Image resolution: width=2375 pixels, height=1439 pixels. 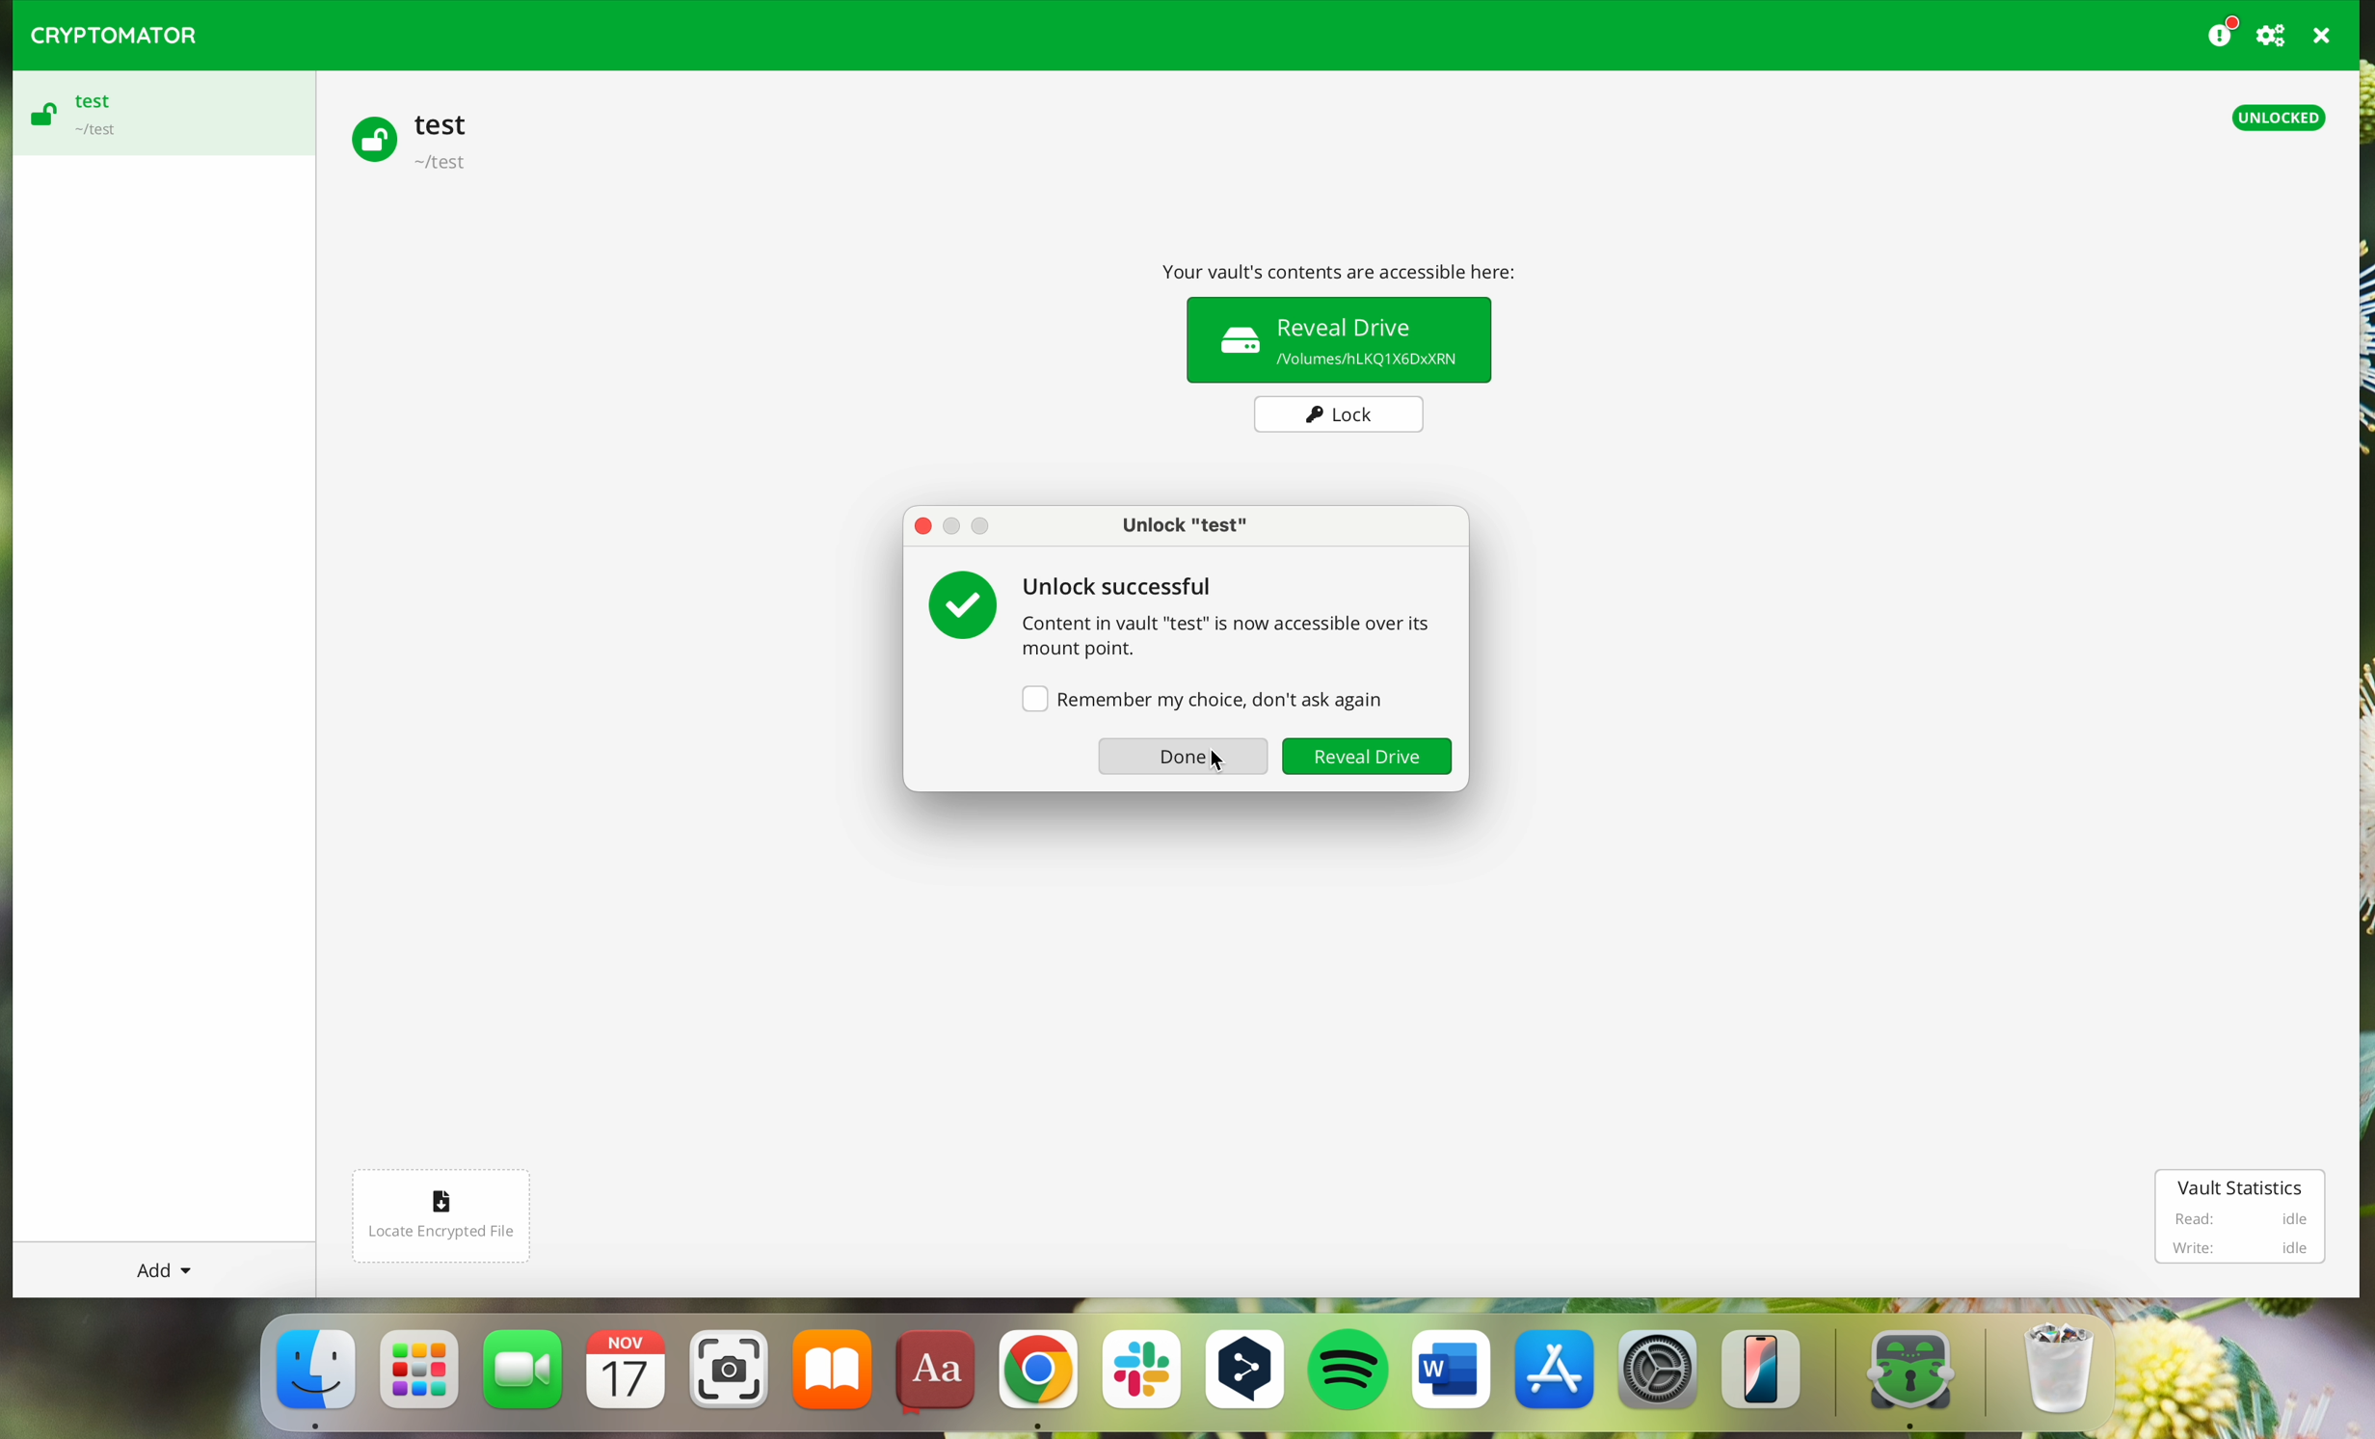 What do you see at coordinates (157, 114) in the screenshot?
I see `test vault` at bounding box center [157, 114].